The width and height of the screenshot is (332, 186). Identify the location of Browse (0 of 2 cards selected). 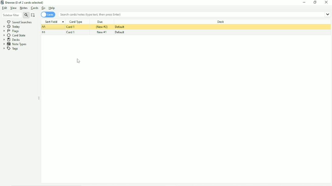
(23, 2).